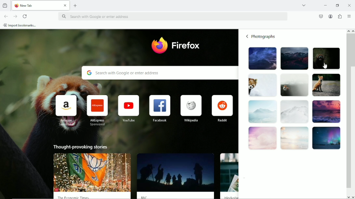  I want to click on Youtube, so click(128, 108).